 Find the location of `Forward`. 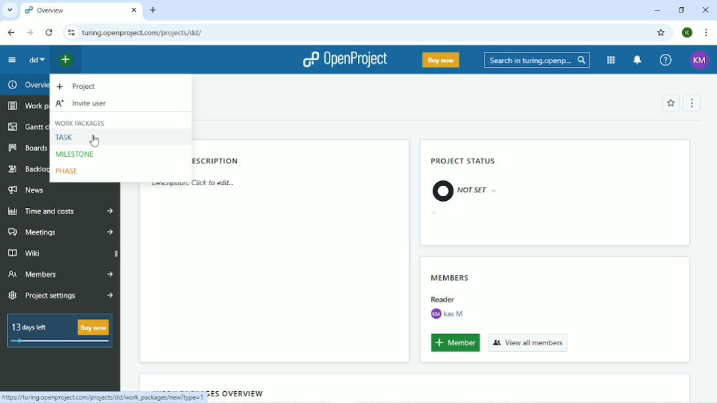

Forward is located at coordinates (30, 32).